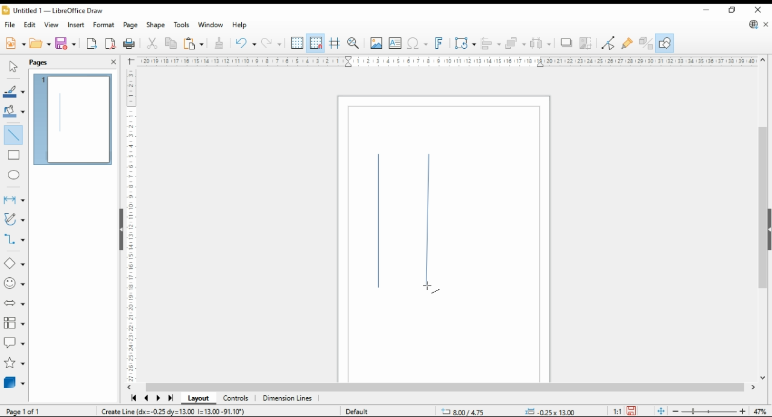  I want to click on block arrows, so click(14, 303).